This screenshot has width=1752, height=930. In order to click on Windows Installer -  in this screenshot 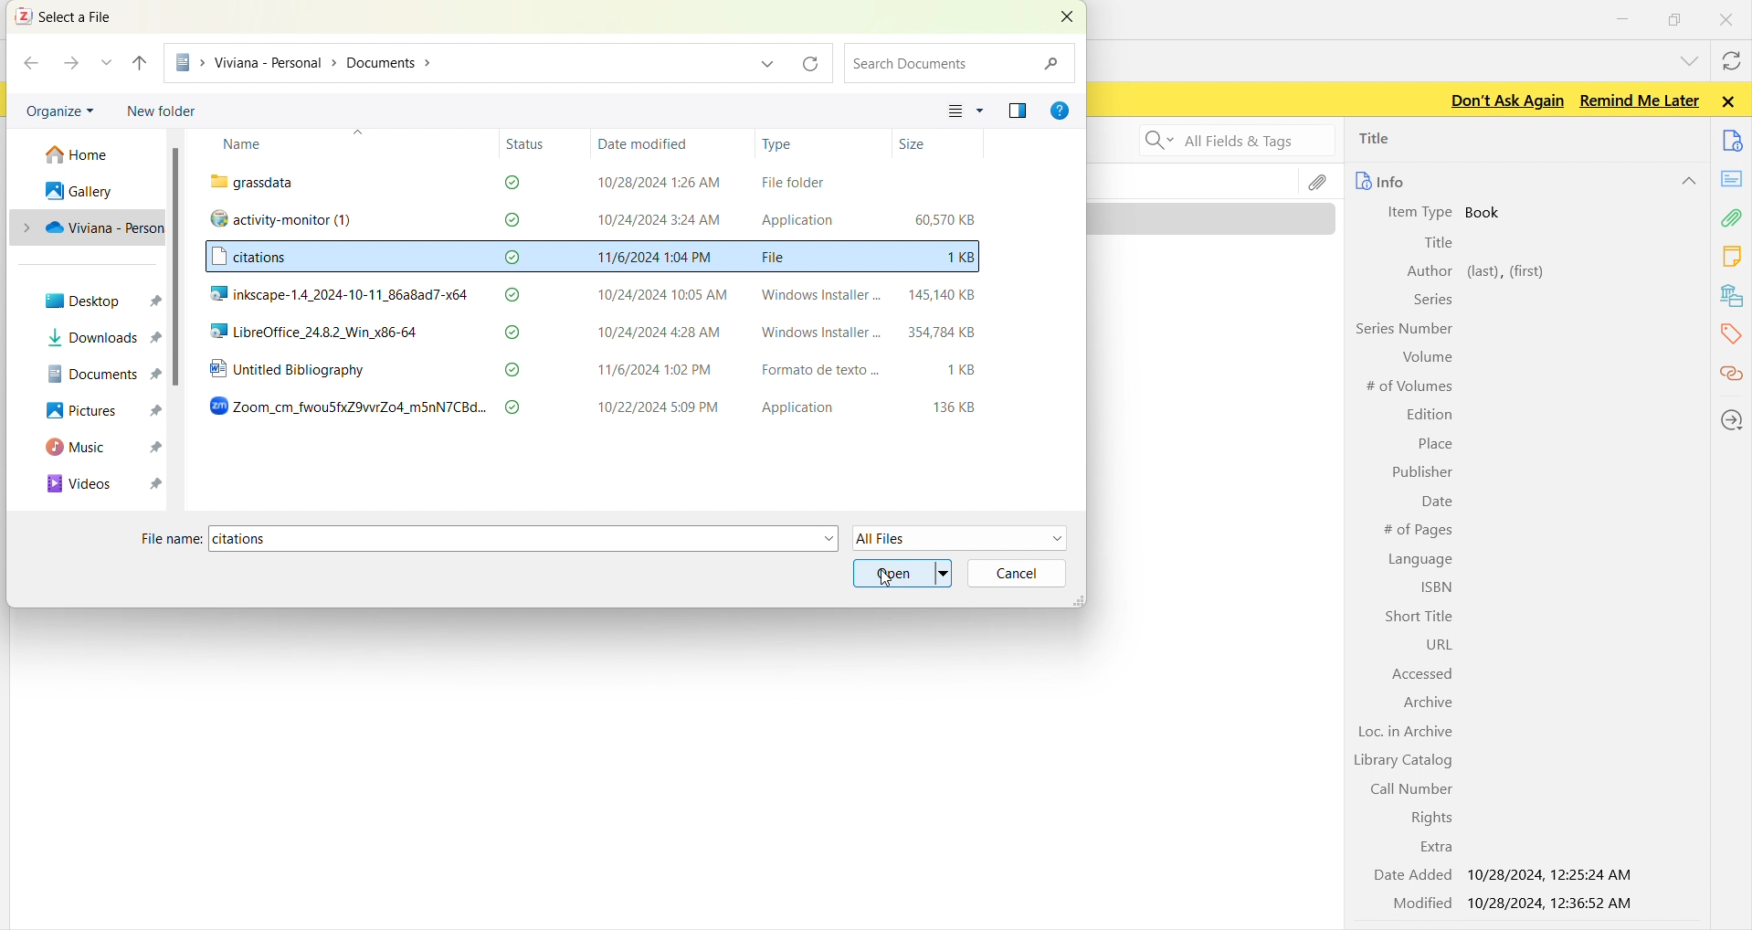, I will do `click(820, 333)`.